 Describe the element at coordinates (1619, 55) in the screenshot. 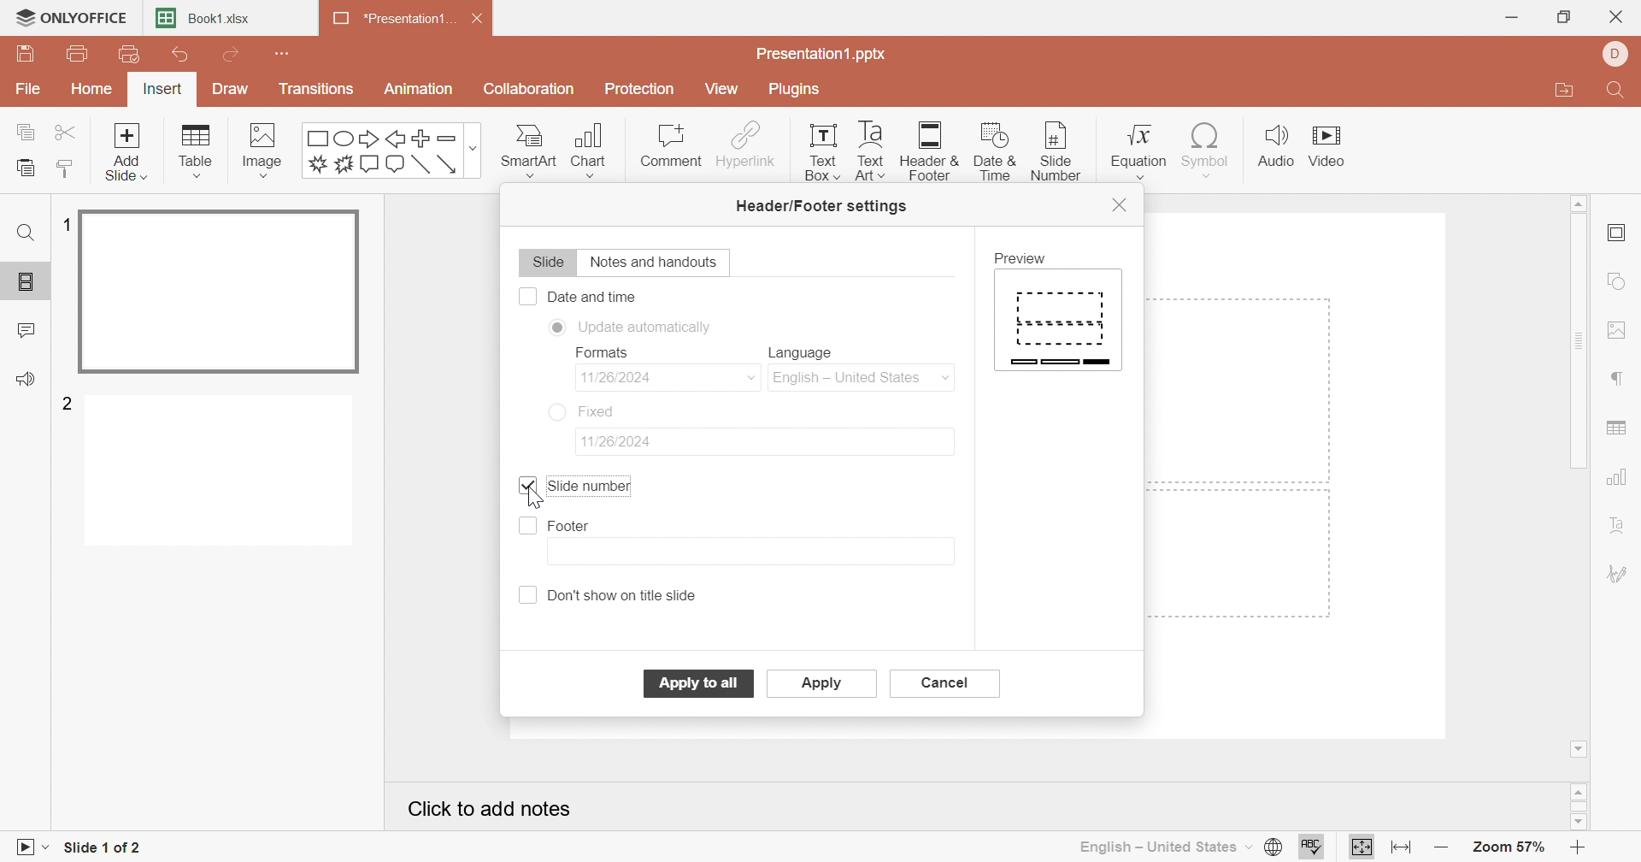

I see `DELL` at that location.